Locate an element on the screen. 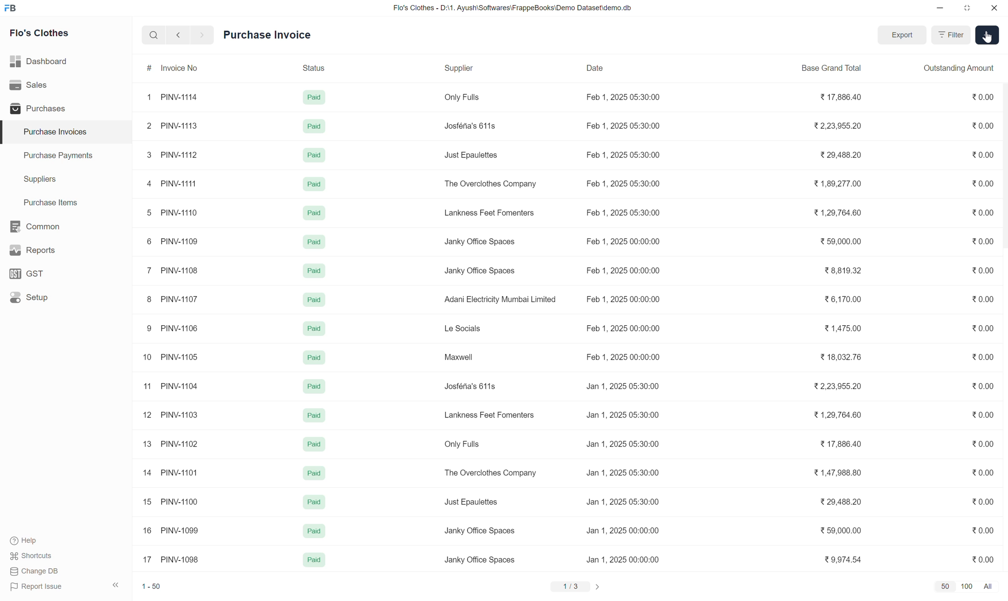 This screenshot has width=1008, height=601. 29,488.20 is located at coordinates (840, 501).